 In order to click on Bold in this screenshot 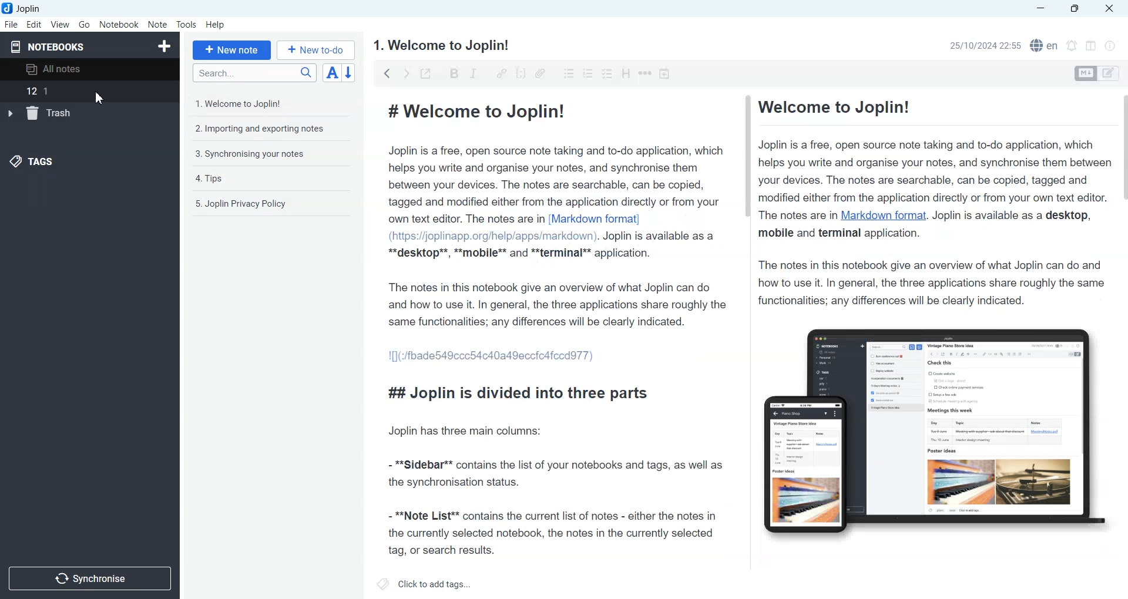, I will do `click(452, 73)`.